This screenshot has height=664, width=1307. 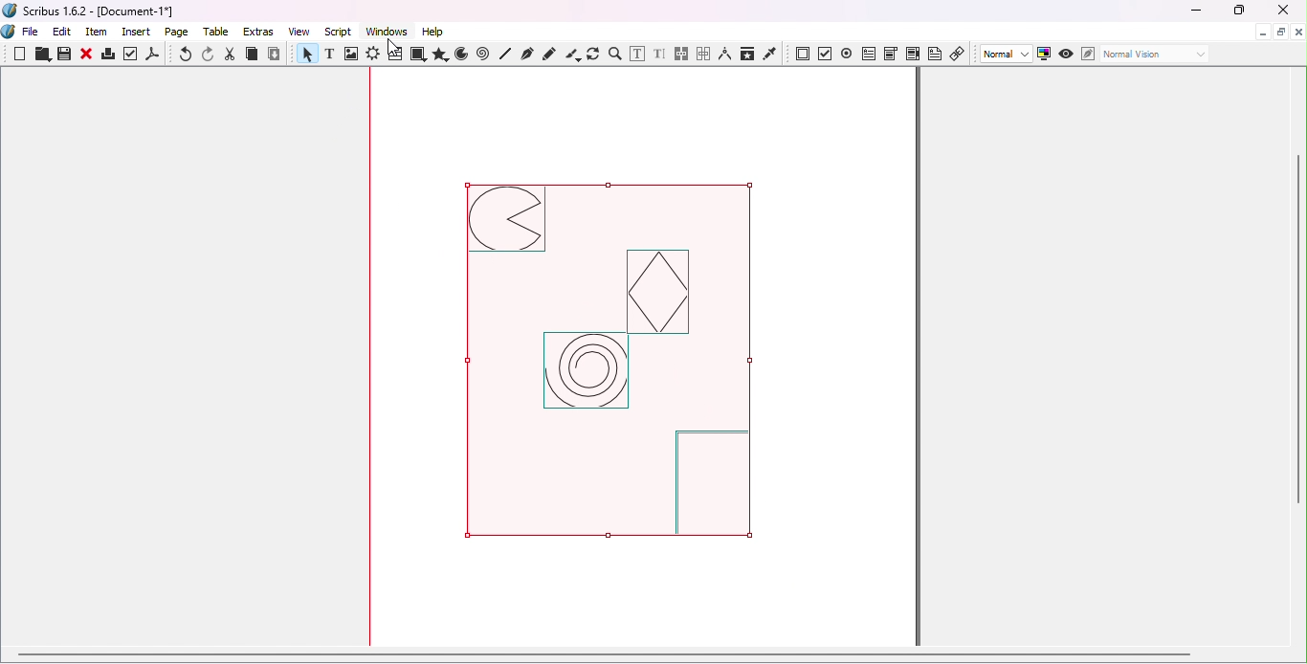 I want to click on save as PDF, so click(x=154, y=56).